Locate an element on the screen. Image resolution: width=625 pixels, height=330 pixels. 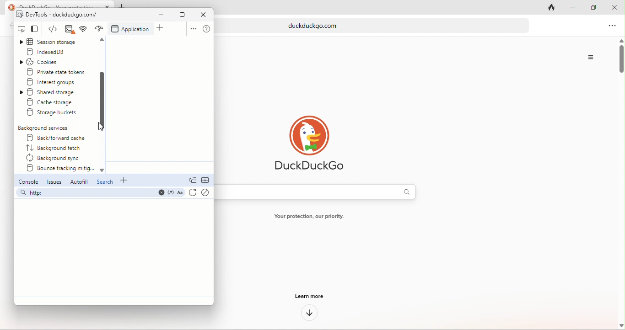
private state tokens is located at coordinates (58, 72).